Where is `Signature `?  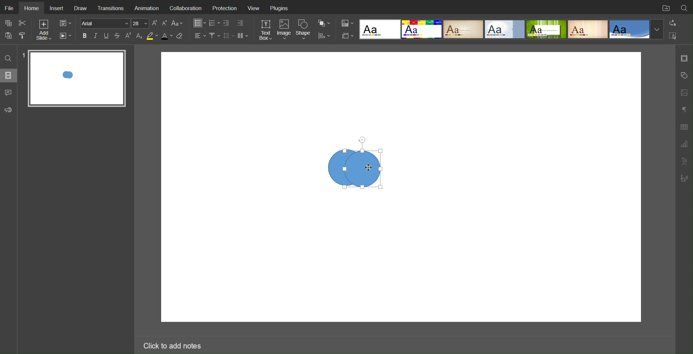 Signature  is located at coordinates (685, 178).